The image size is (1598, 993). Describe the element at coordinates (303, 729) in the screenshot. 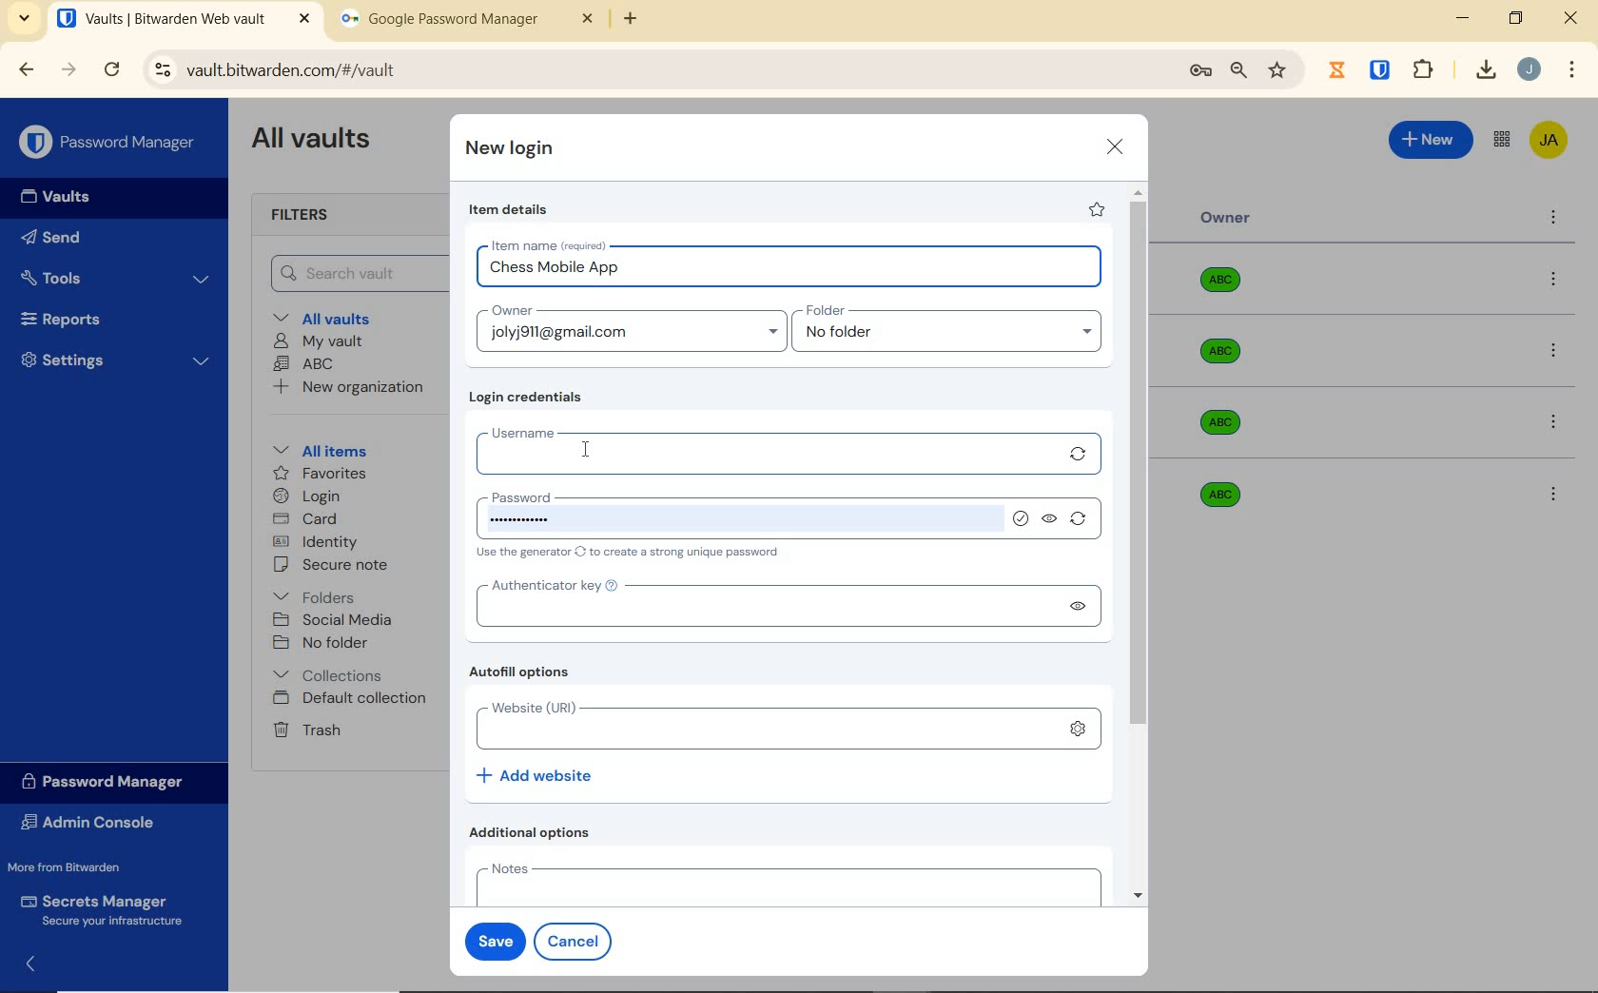

I see `Trash` at that location.